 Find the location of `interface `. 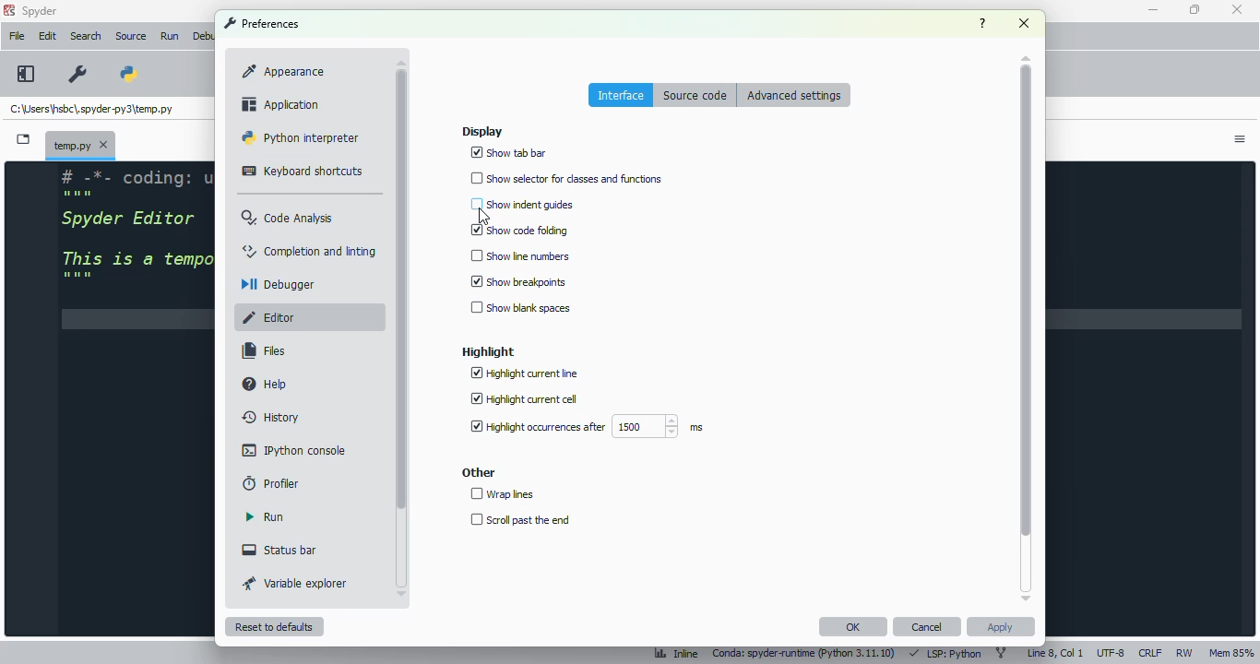

interface  is located at coordinates (621, 94).